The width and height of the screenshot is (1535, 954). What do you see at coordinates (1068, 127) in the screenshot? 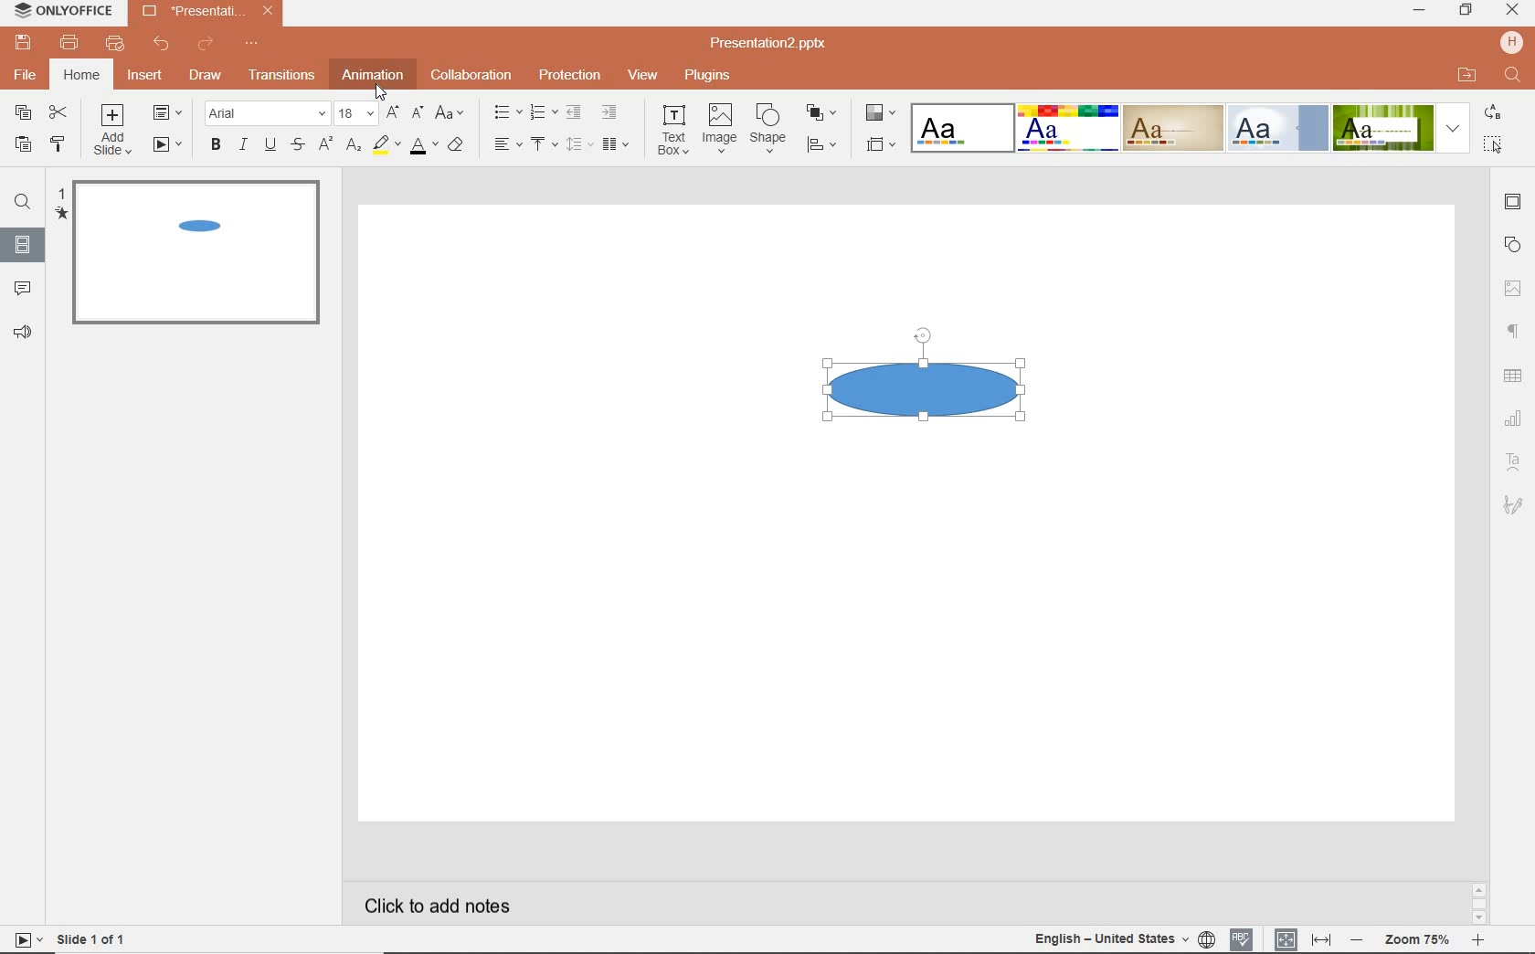
I see `Basic` at bounding box center [1068, 127].